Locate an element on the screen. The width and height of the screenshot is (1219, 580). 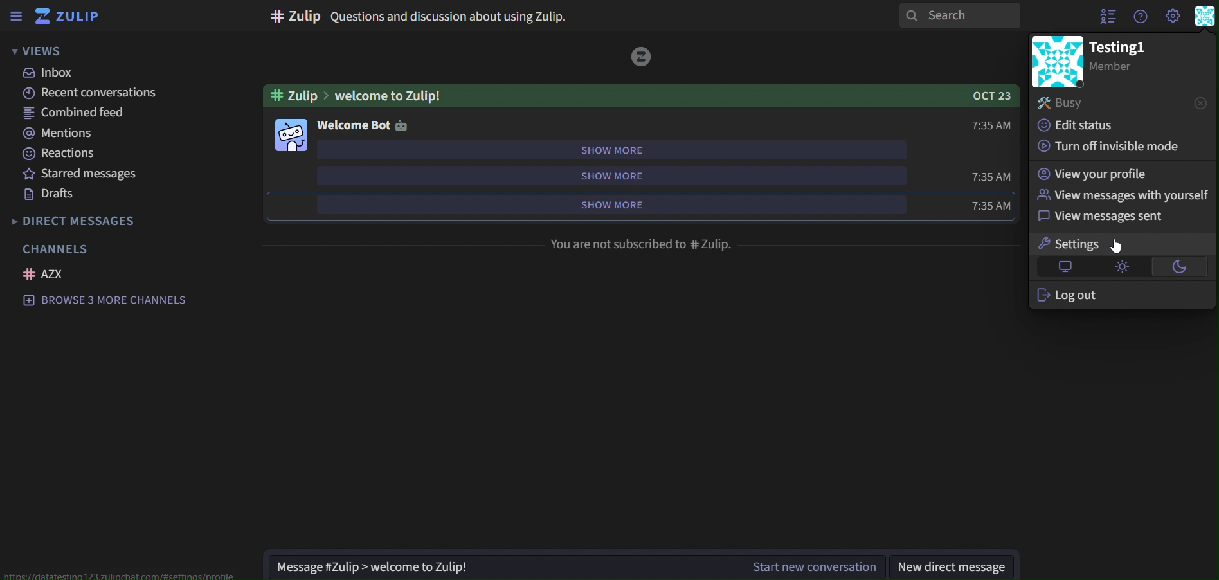
reactions is located at coordinates (64, 152).